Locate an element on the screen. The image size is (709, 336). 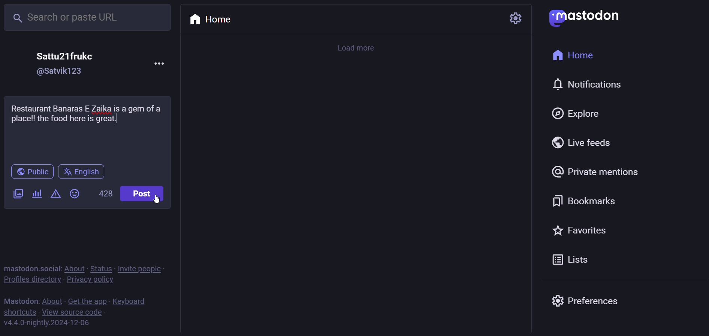
mastodon is located at coordinates (21, 300).